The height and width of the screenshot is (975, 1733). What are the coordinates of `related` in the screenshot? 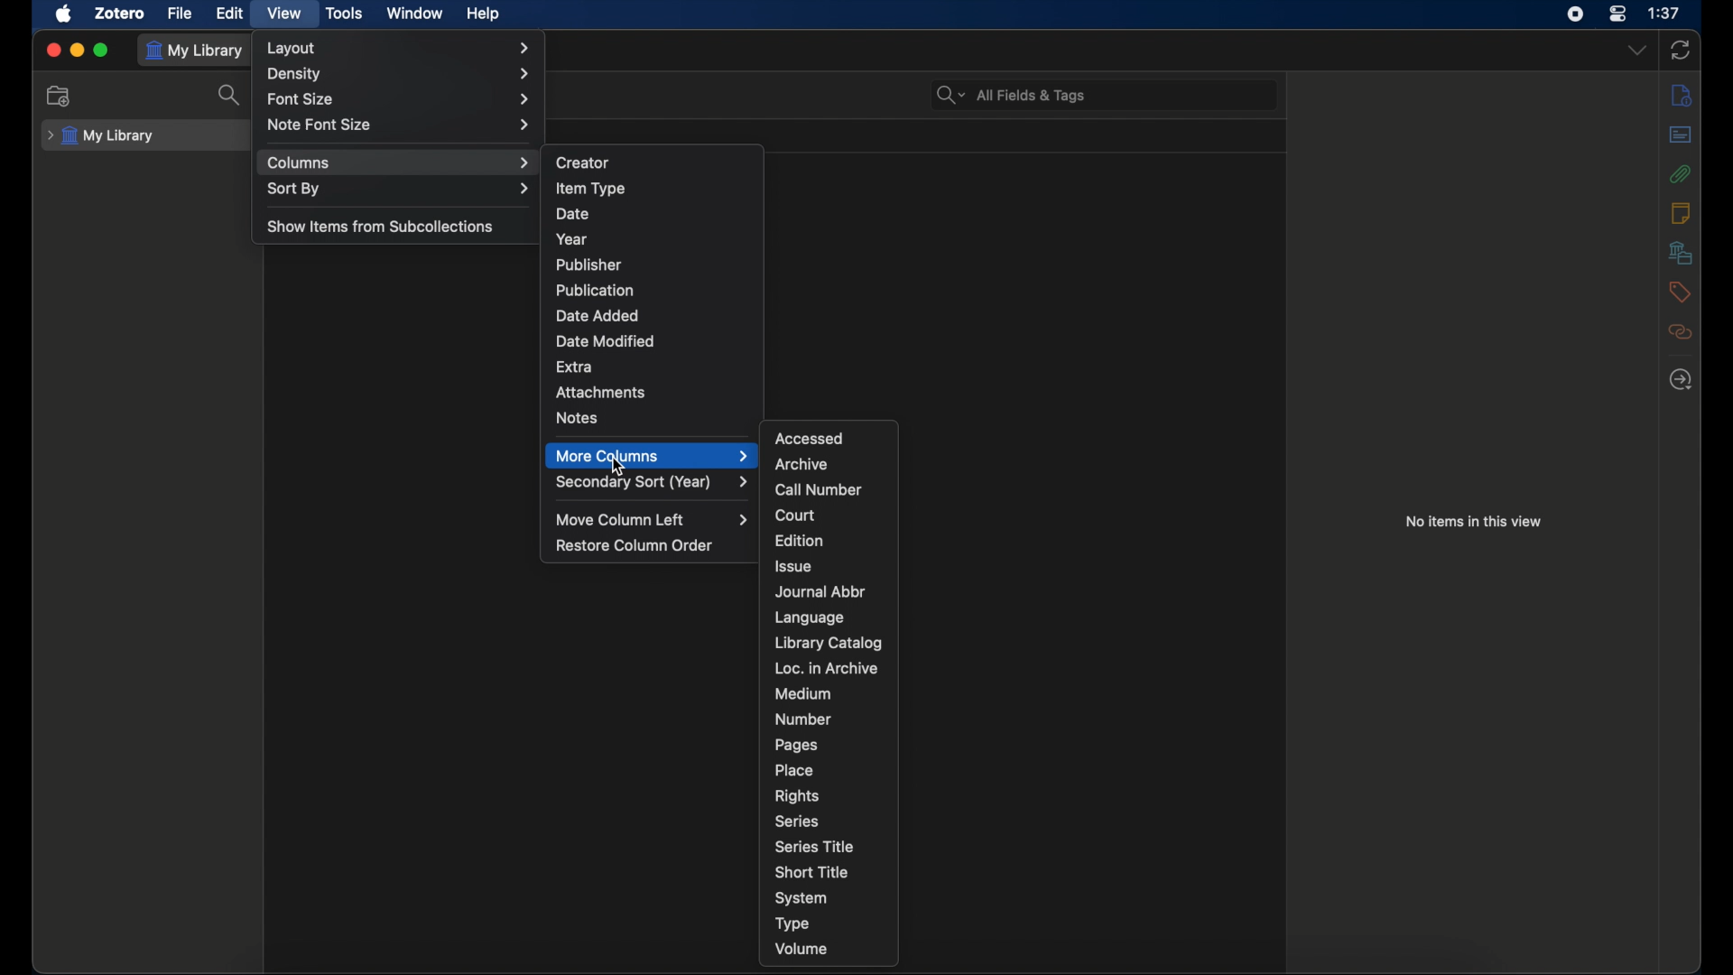 It's located at (1682, 331).